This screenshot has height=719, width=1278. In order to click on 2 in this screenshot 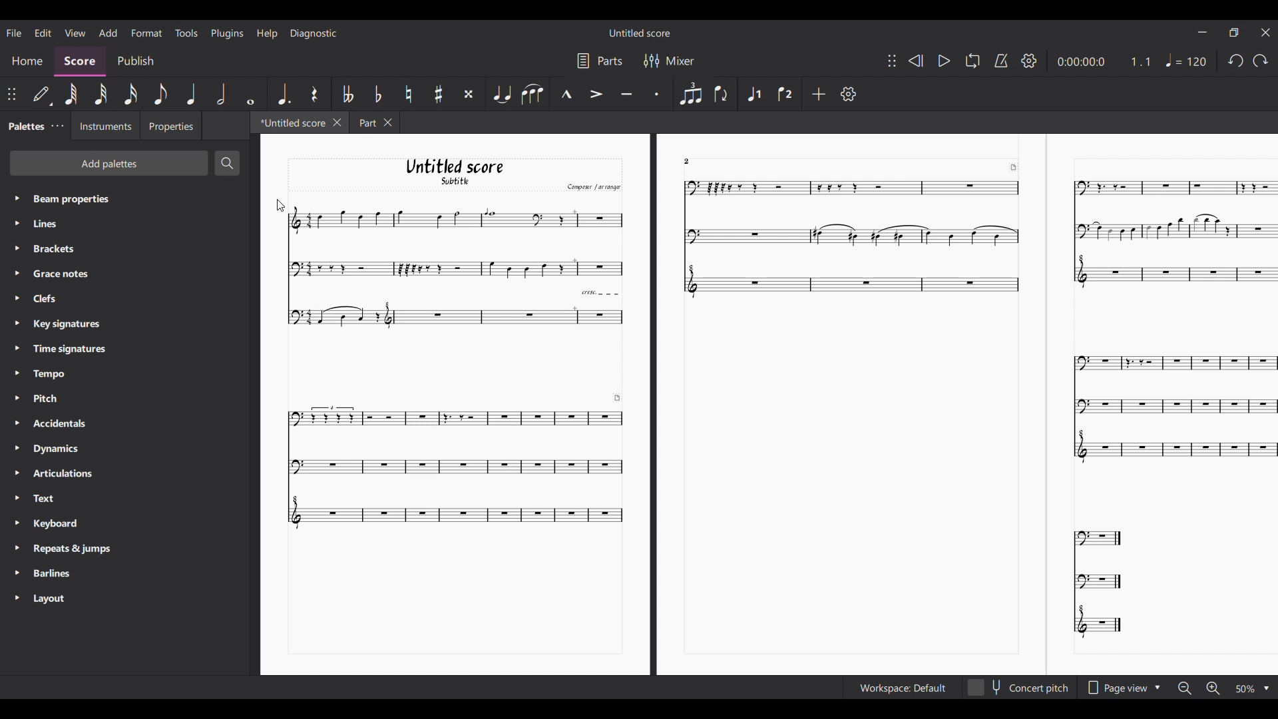, I will do `click(695, 160)`.